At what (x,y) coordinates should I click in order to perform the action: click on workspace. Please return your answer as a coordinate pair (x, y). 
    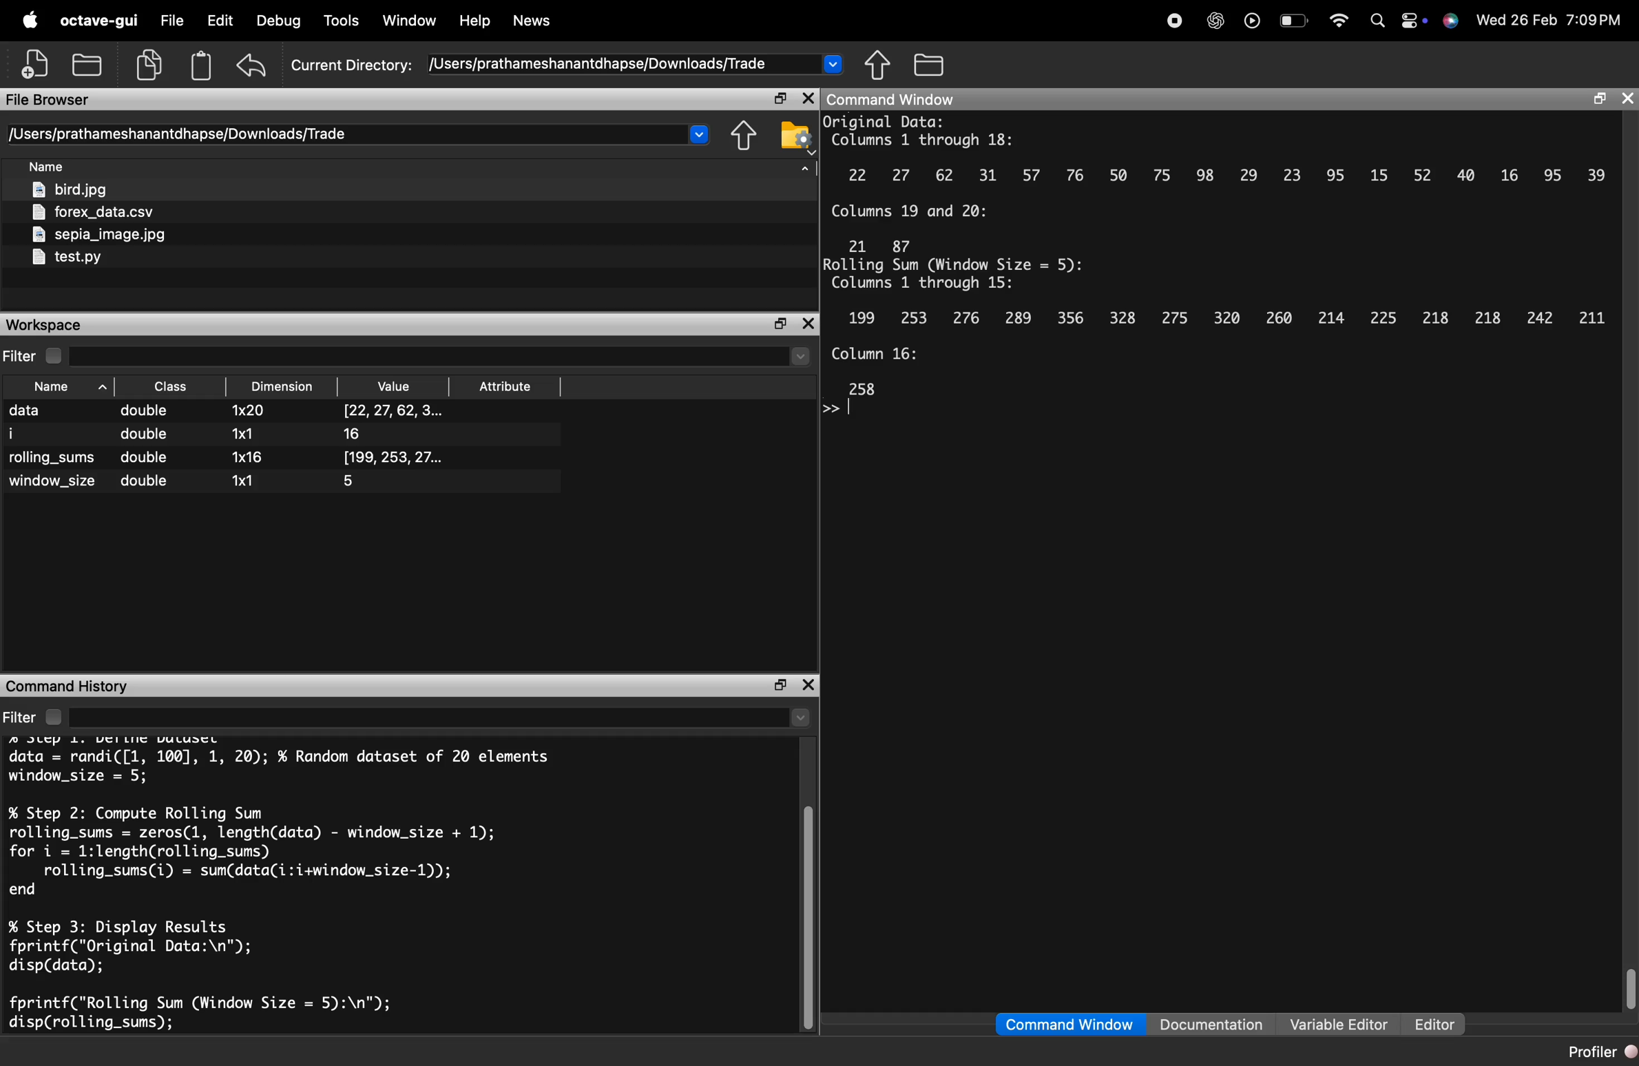
    Looking at the image, I should click on (68, 325).